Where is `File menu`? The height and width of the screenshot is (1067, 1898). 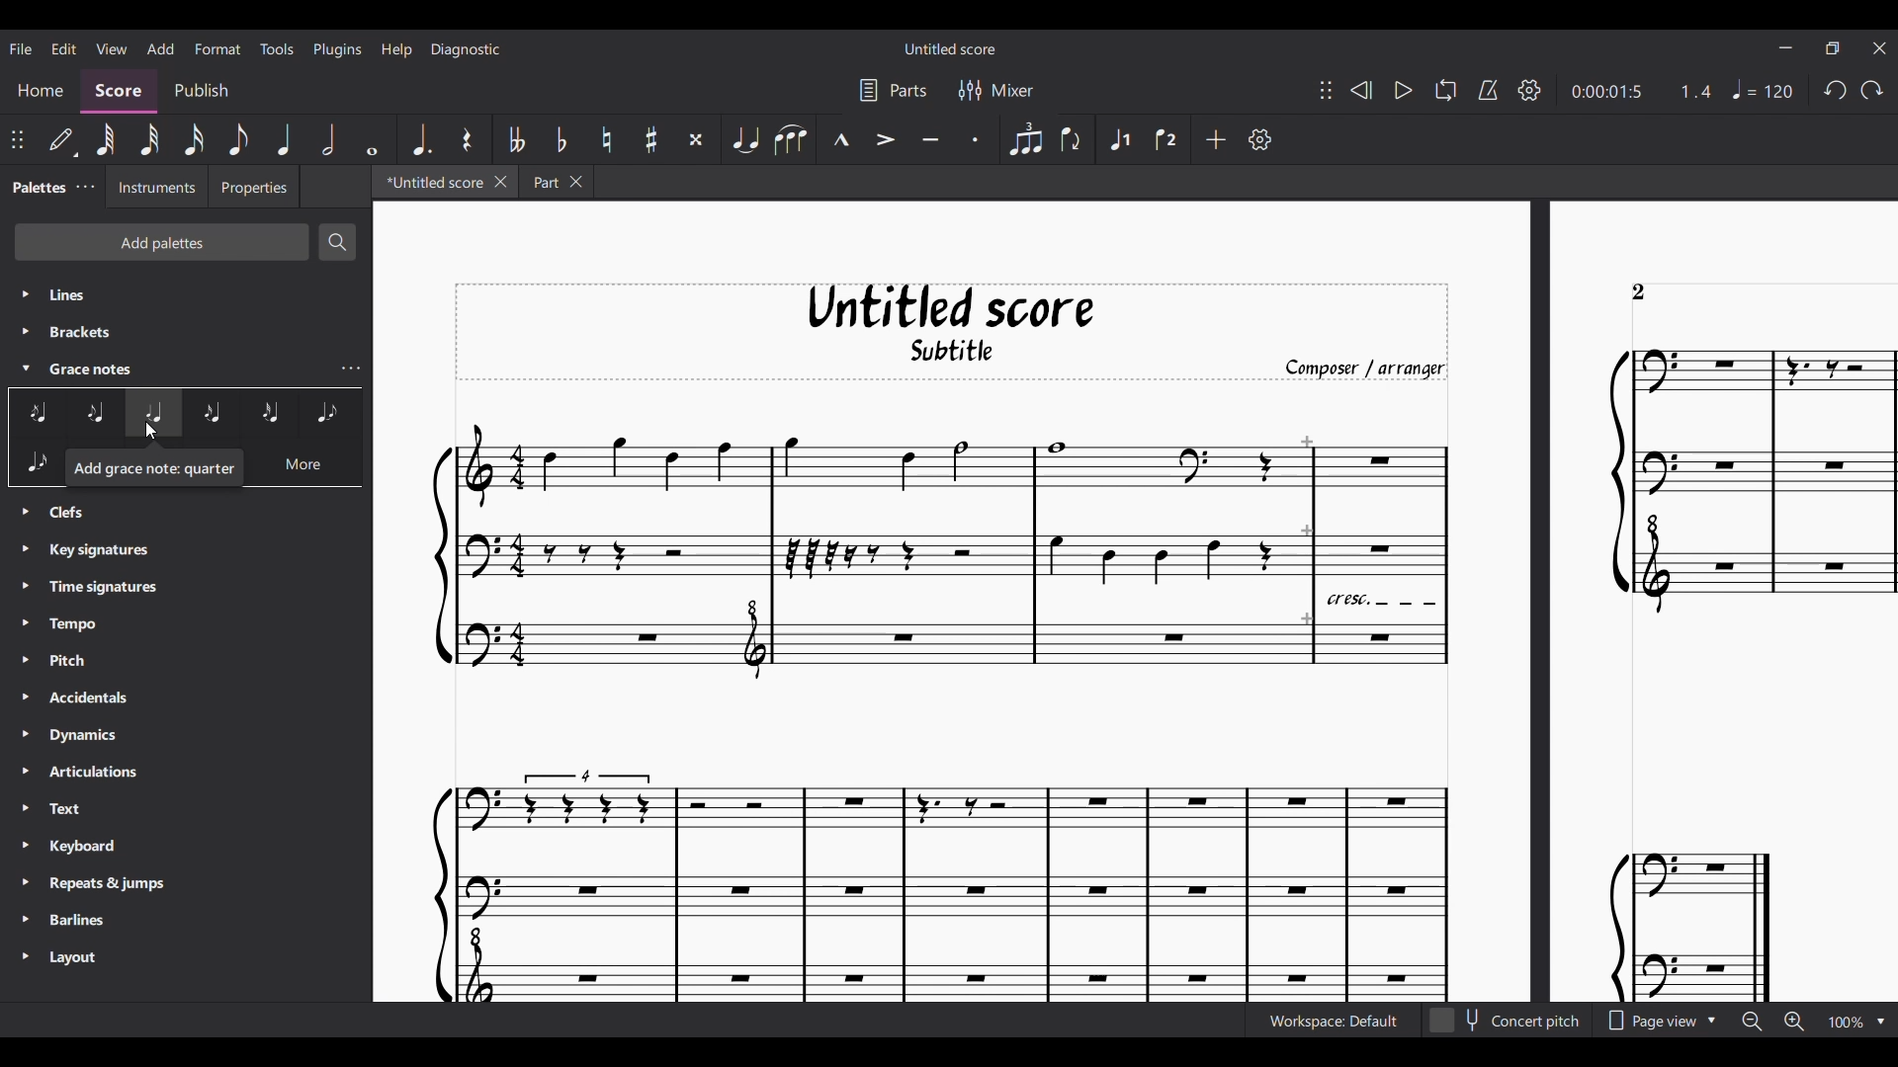
File menu is located at coordinates (21, 48).